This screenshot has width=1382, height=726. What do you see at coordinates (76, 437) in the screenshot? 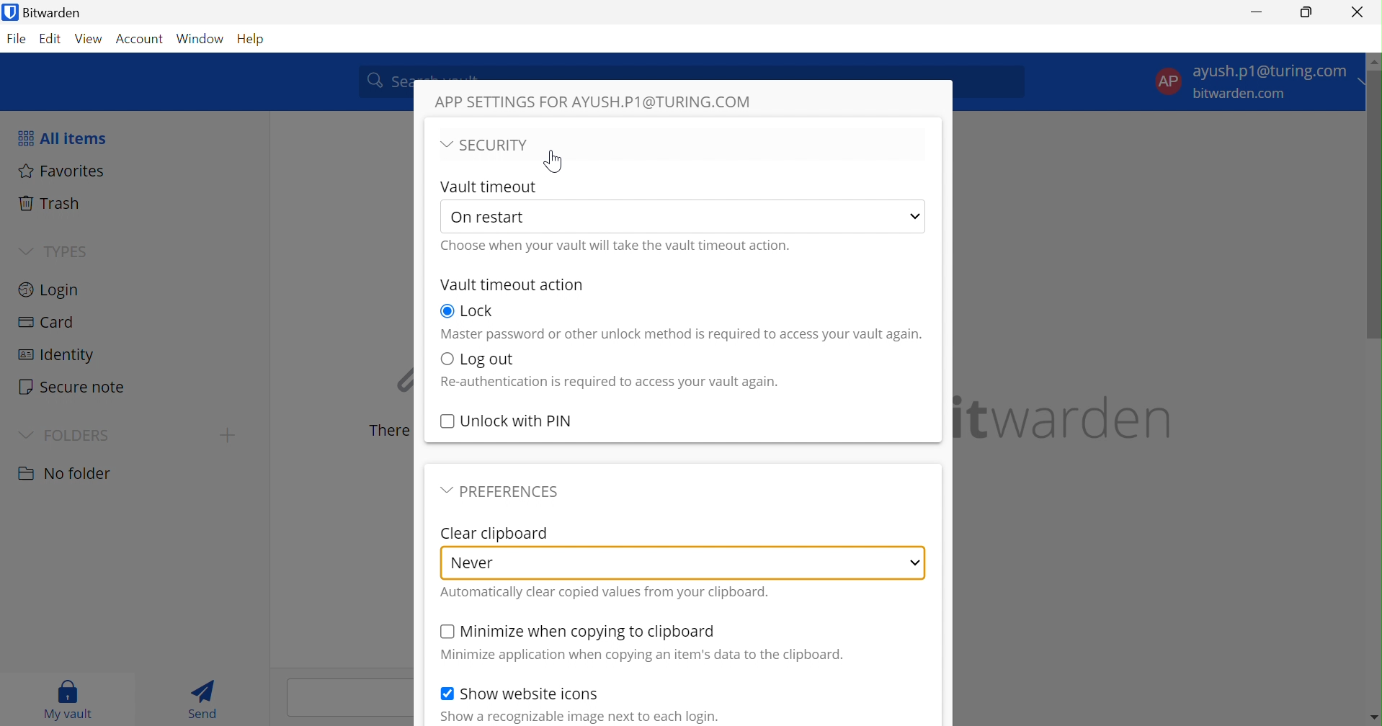
I see `FOLDERS` at bounding box center [76, 437].